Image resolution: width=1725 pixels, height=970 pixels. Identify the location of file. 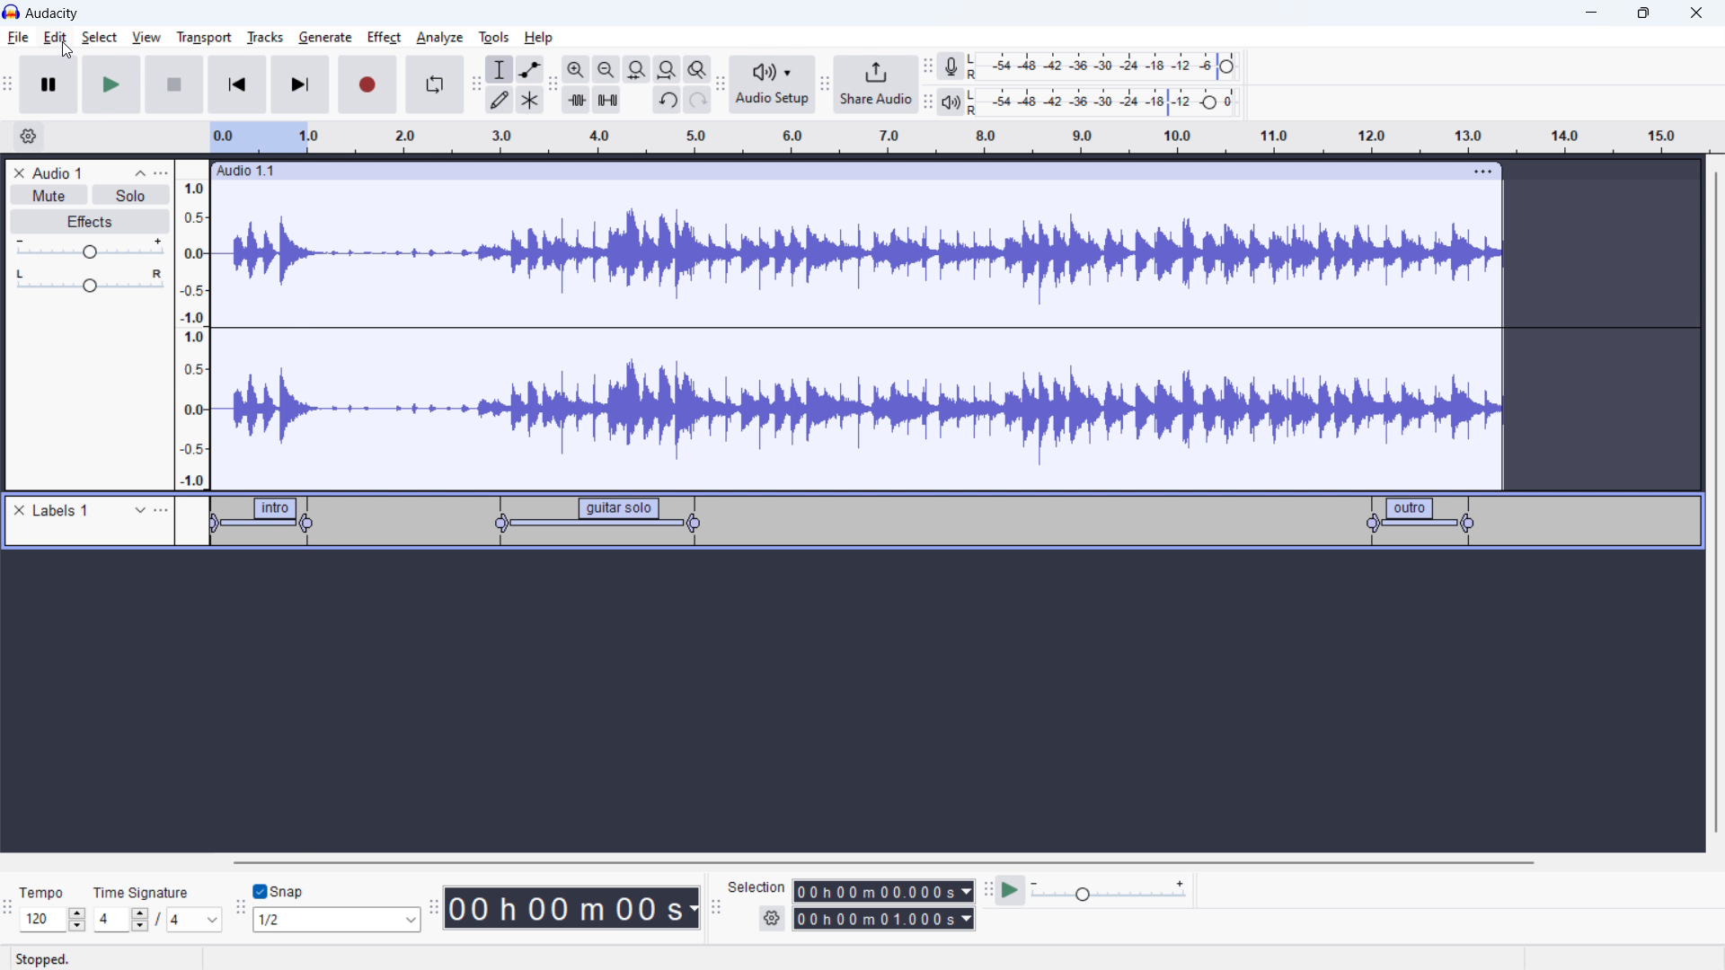
(19, 38).